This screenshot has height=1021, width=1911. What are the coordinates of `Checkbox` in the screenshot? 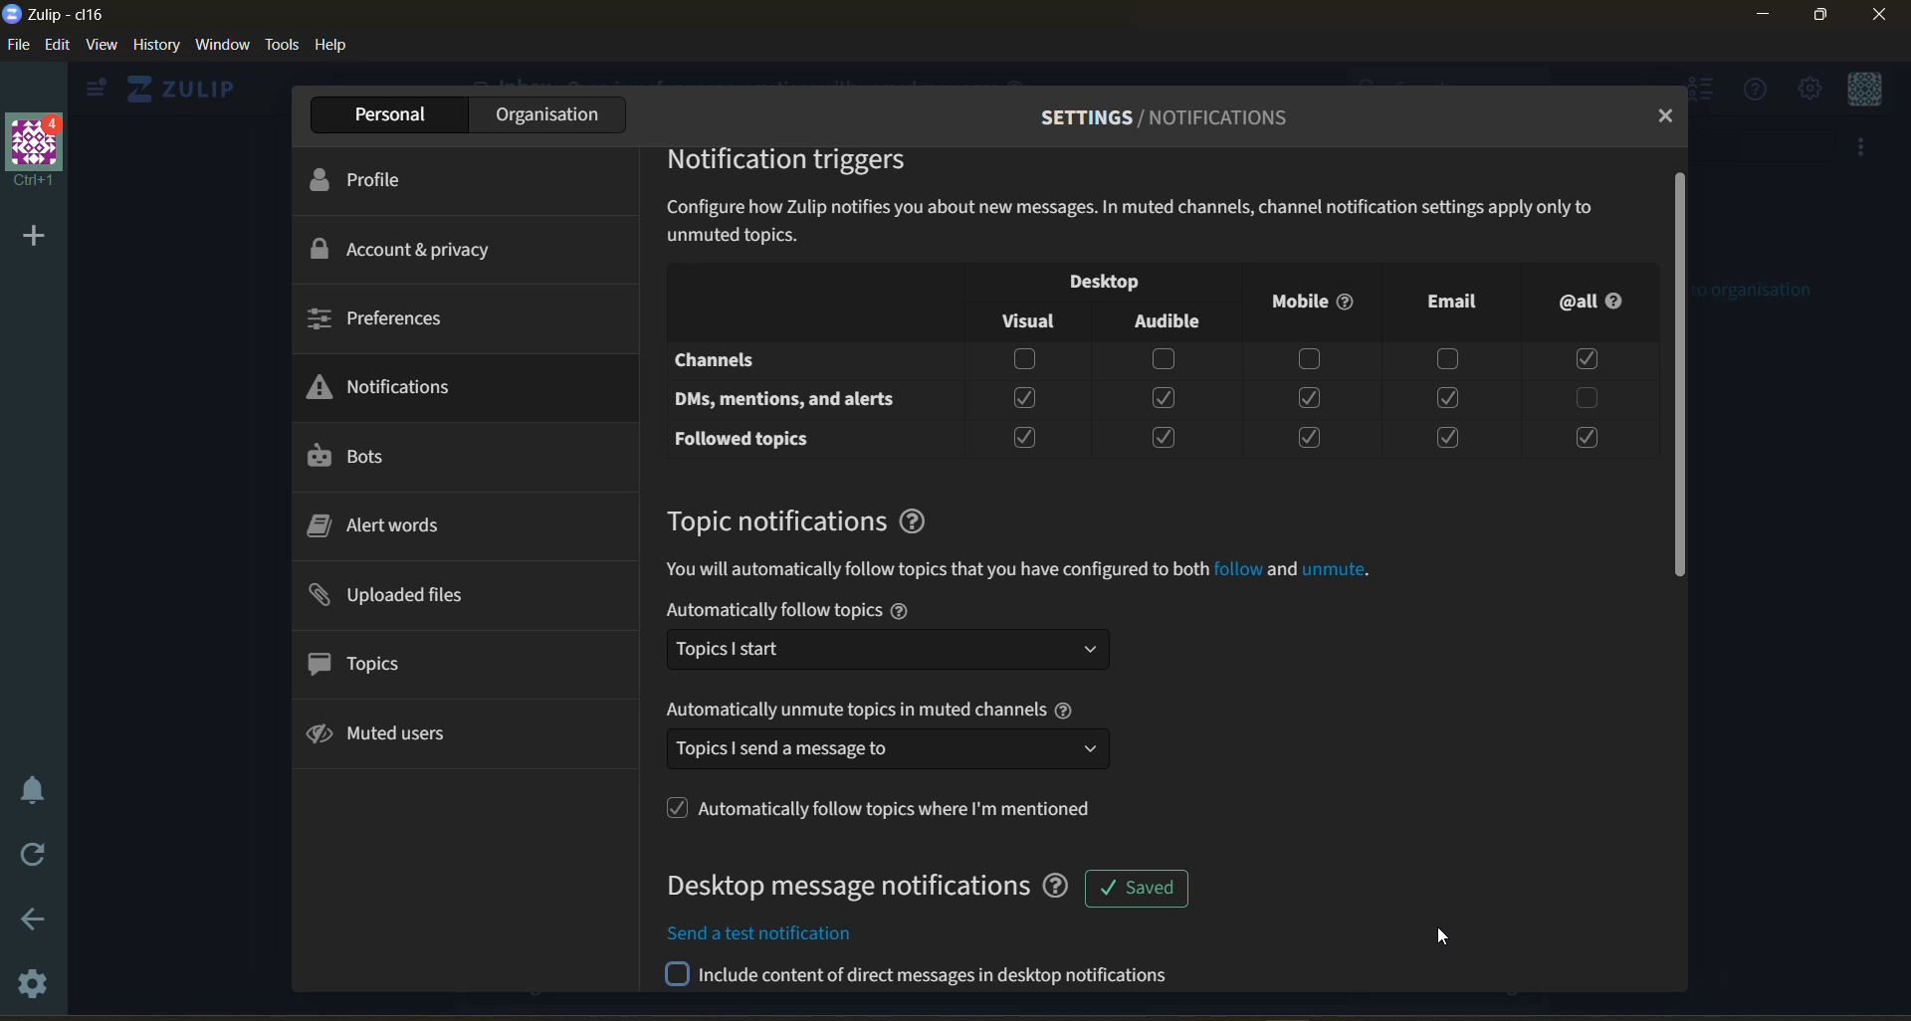 It's located at (1592, 359).